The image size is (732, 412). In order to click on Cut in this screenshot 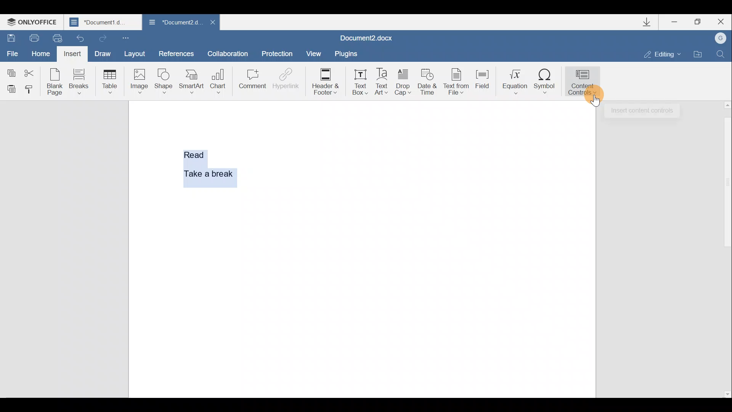, I will do `click(32, 70)`.